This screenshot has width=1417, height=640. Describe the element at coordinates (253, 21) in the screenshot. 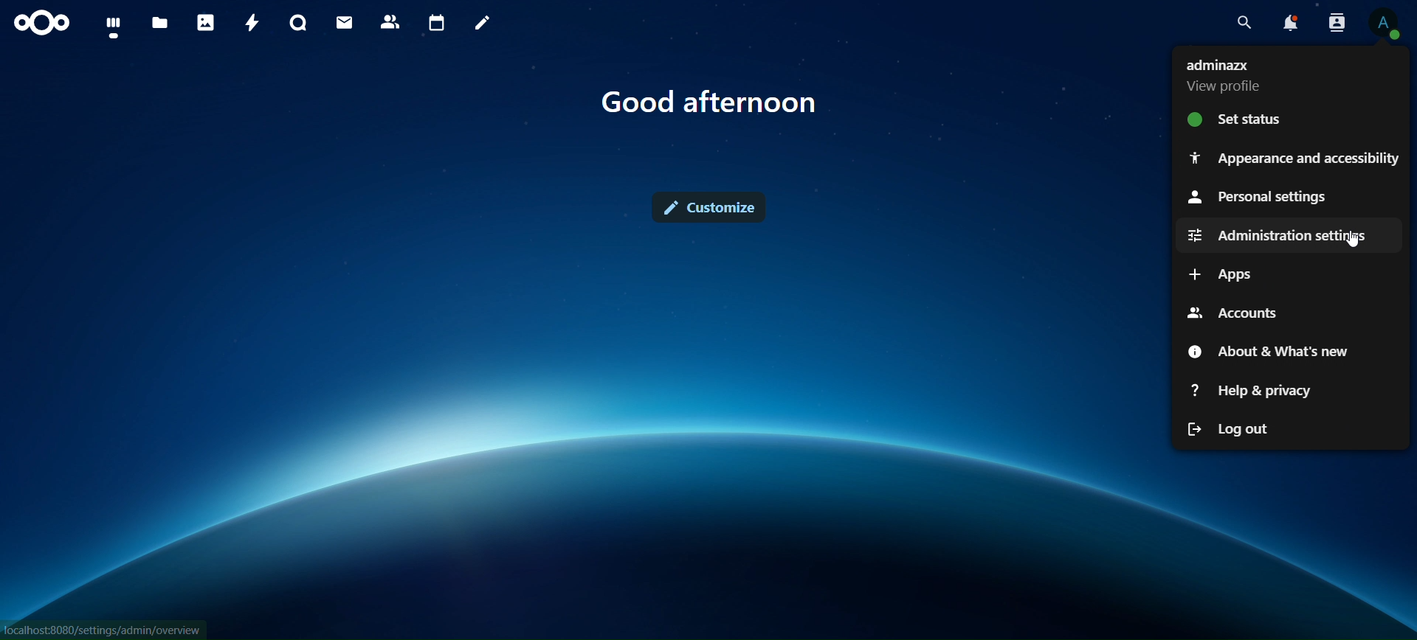

I see `activity` at that location.